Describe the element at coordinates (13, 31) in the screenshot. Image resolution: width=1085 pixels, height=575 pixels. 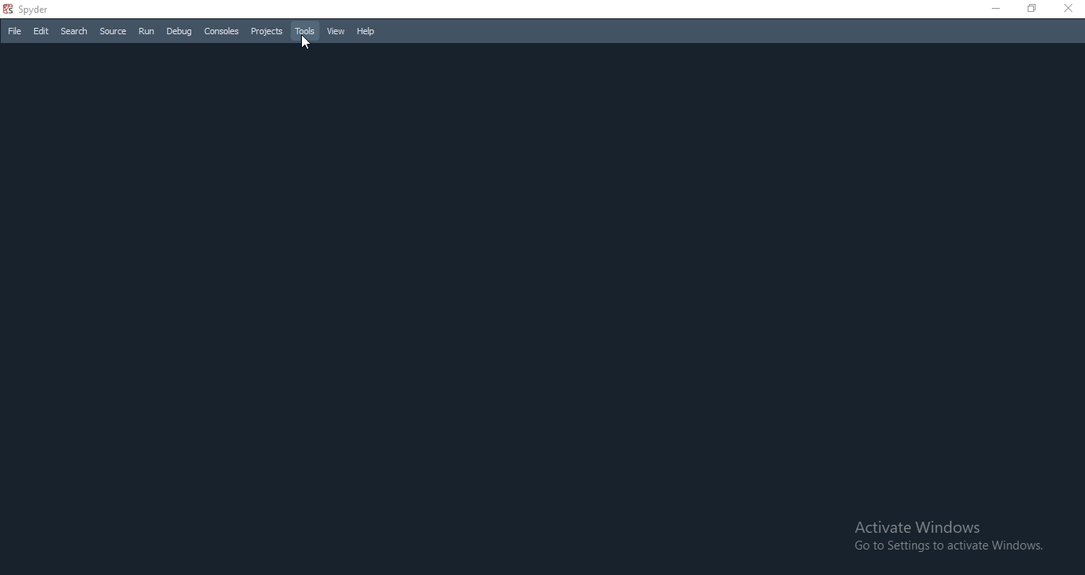
I see `File ` at that location.